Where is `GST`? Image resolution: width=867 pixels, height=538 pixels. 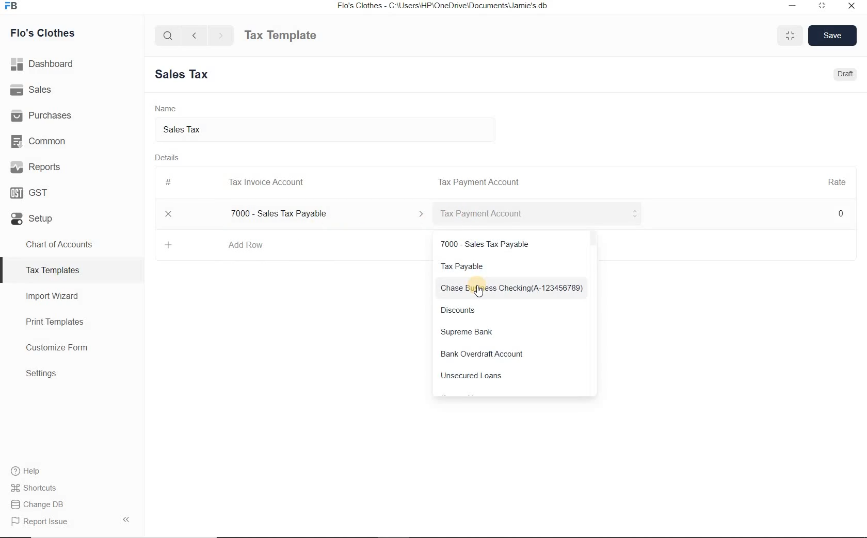
GST is located at coordinates (72, 191).